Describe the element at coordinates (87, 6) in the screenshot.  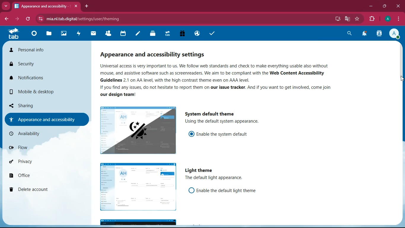
I see `add tab` at that location.